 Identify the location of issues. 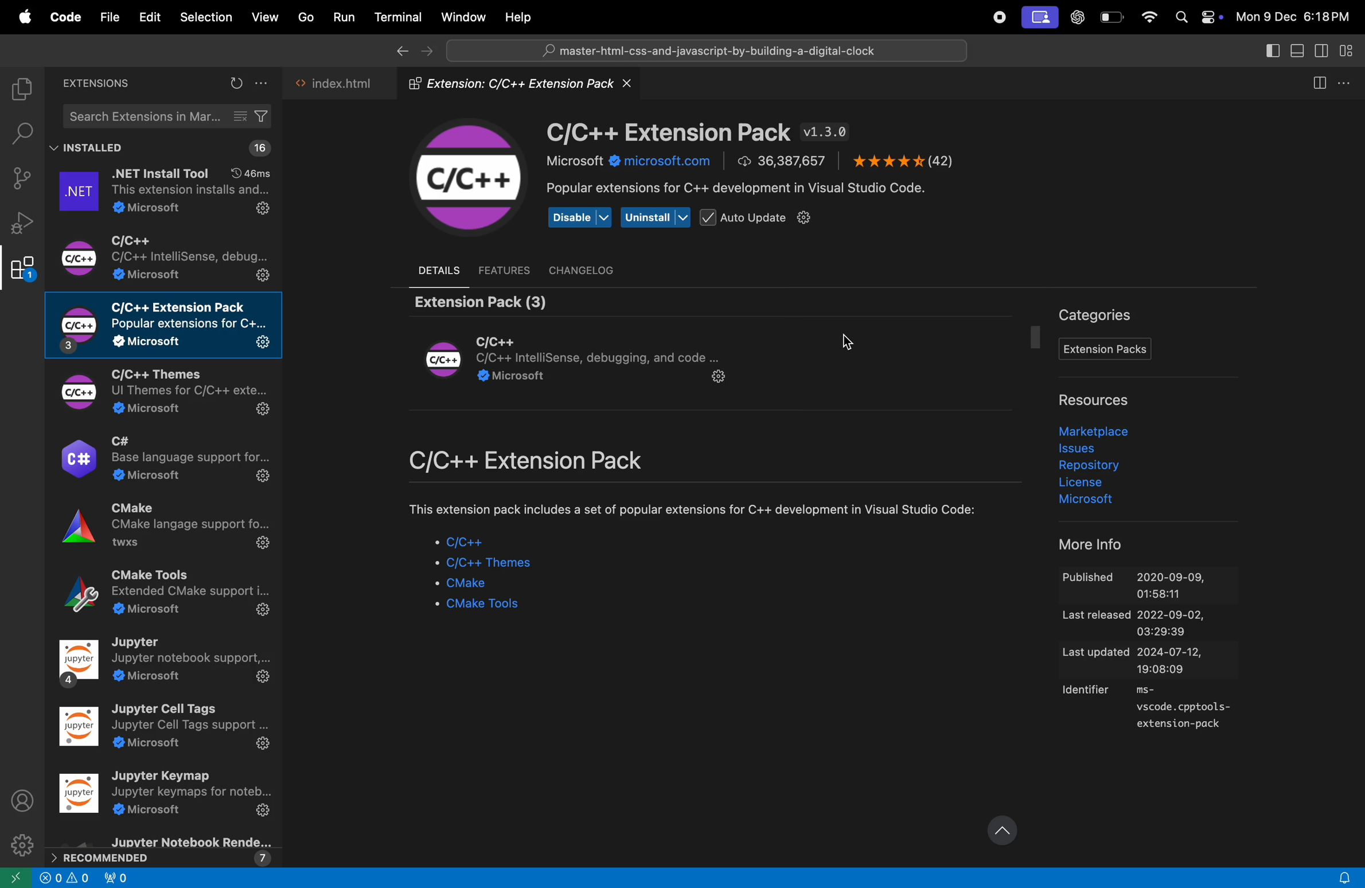
(1085, 449).